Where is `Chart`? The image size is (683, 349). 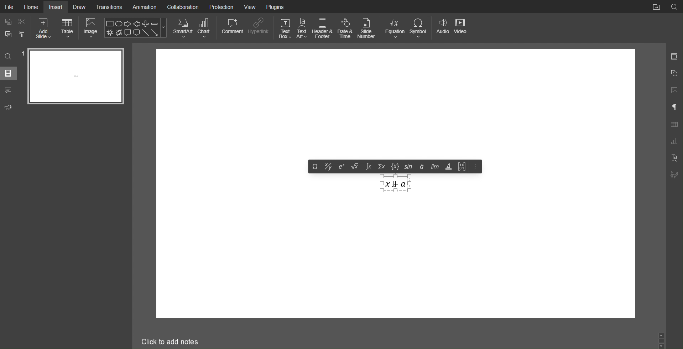 Chart is located at coordinates (205, 28).